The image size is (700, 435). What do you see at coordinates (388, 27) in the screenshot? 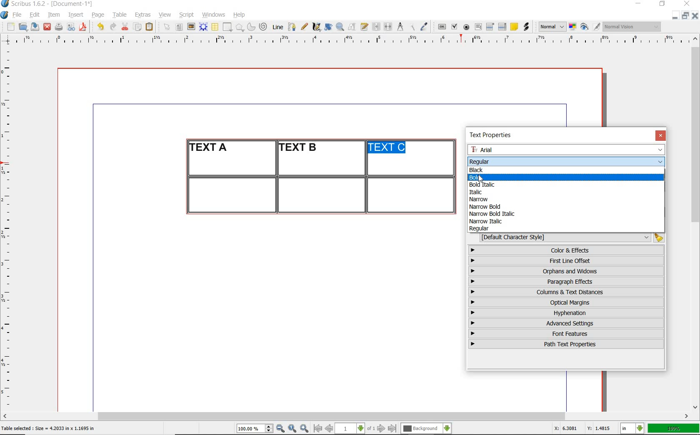
I see `unlink text frames` at bounding box center [388, 27].